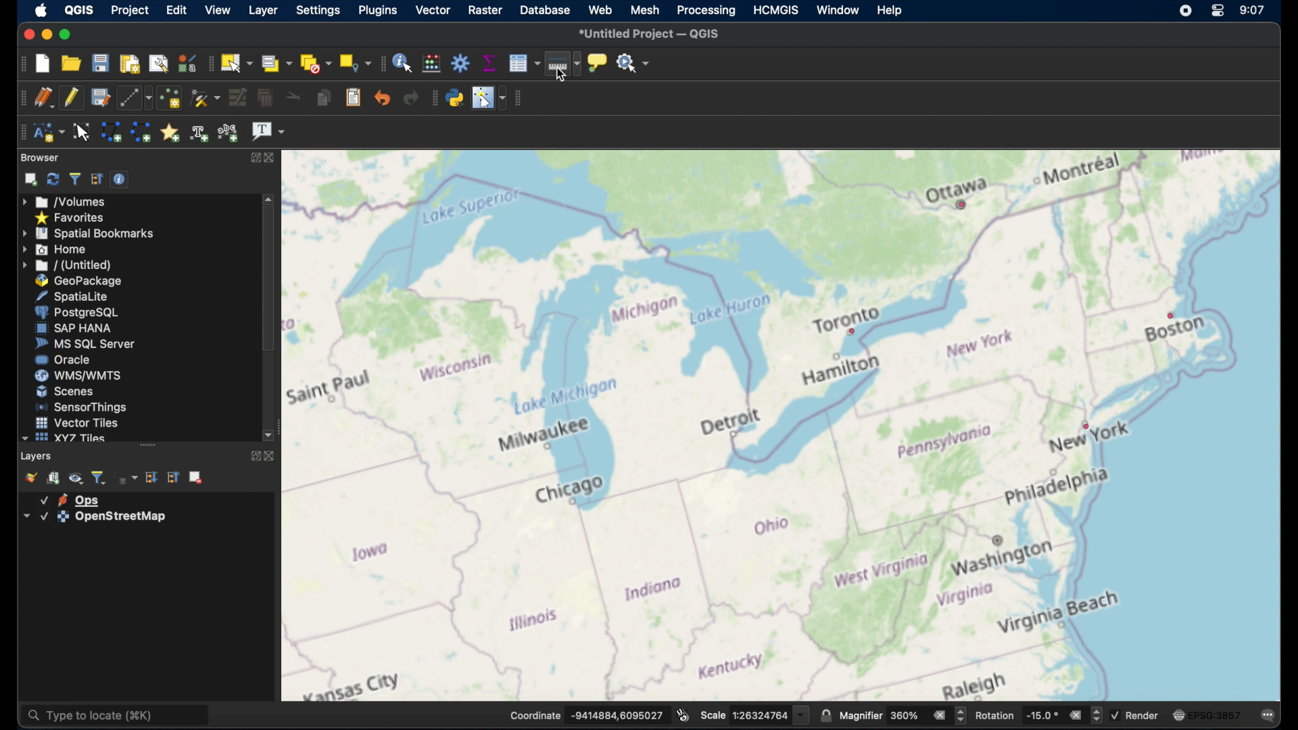 The image size is (1298, 730). Describe the element at coordinates (63, 360) in the screenshot. I see `oracle` at that location.